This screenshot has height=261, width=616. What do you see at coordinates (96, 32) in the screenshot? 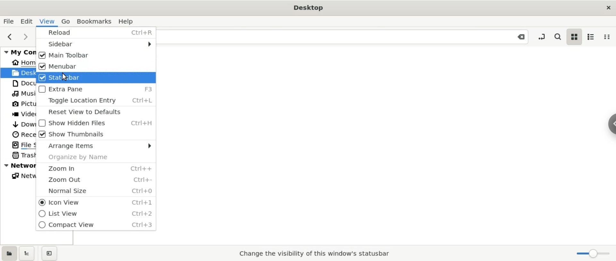
I see `Reload` at bounding box center [96, 32].